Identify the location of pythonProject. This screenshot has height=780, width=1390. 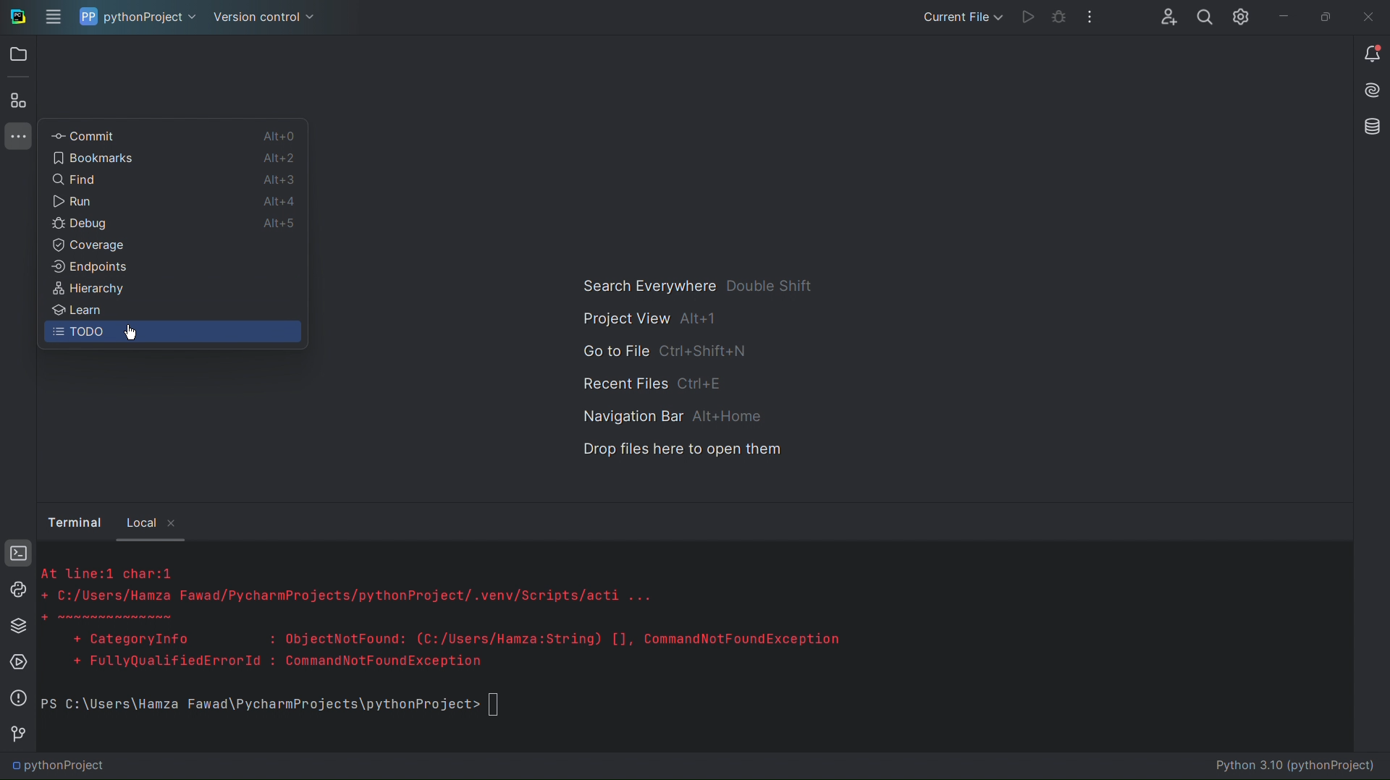
(137, 17).